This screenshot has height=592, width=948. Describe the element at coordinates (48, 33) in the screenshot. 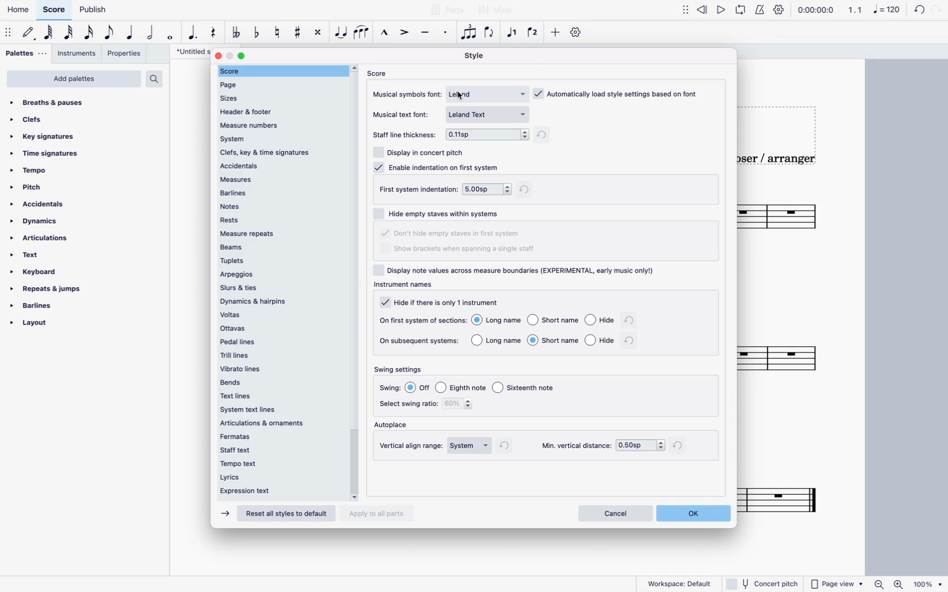

I see `note` at that location.